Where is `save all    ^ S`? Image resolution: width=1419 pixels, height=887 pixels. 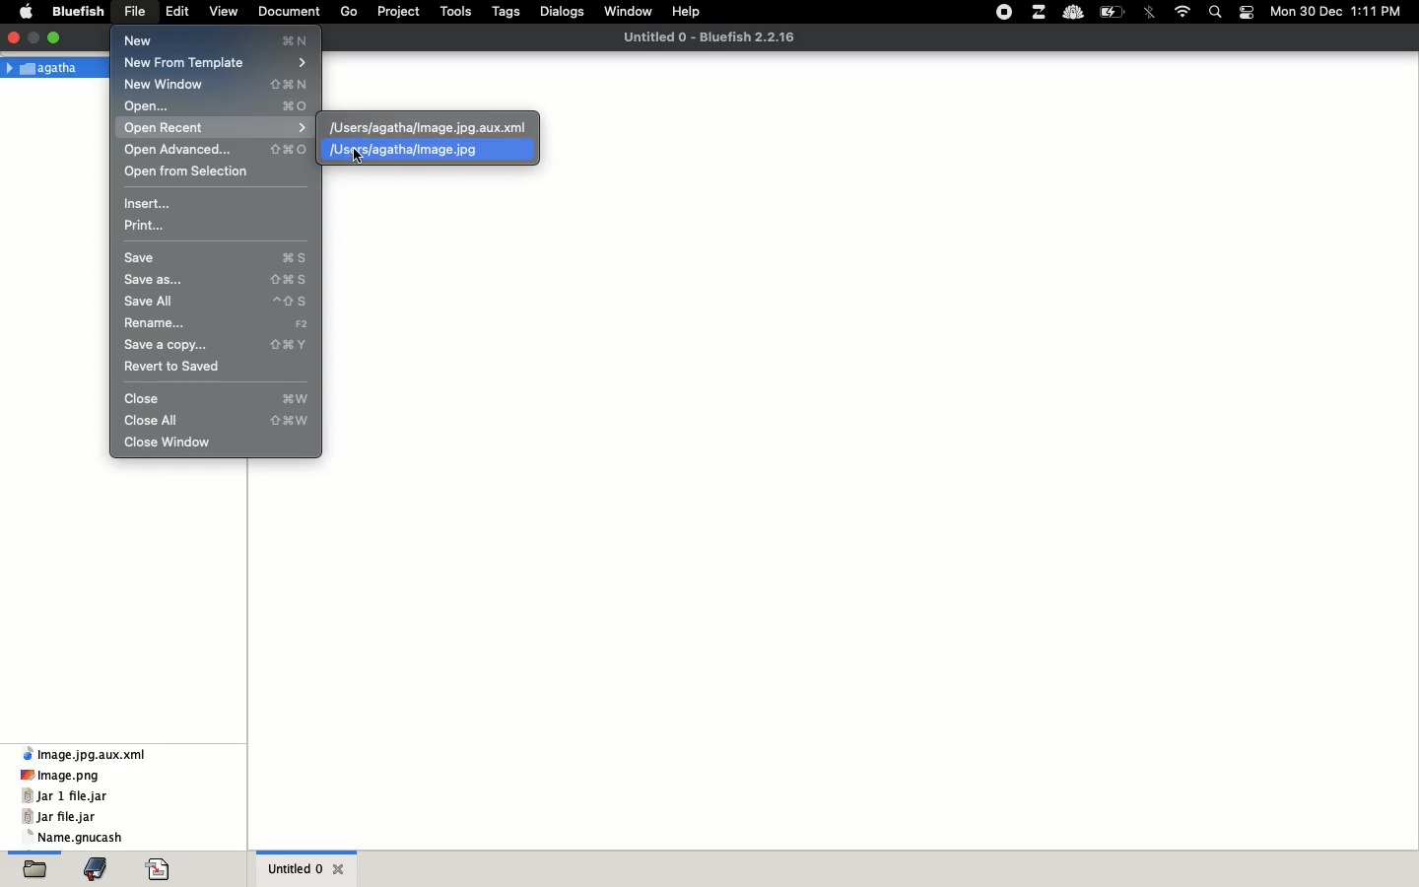 save all    ^ S is located at coordinates (216, 302).